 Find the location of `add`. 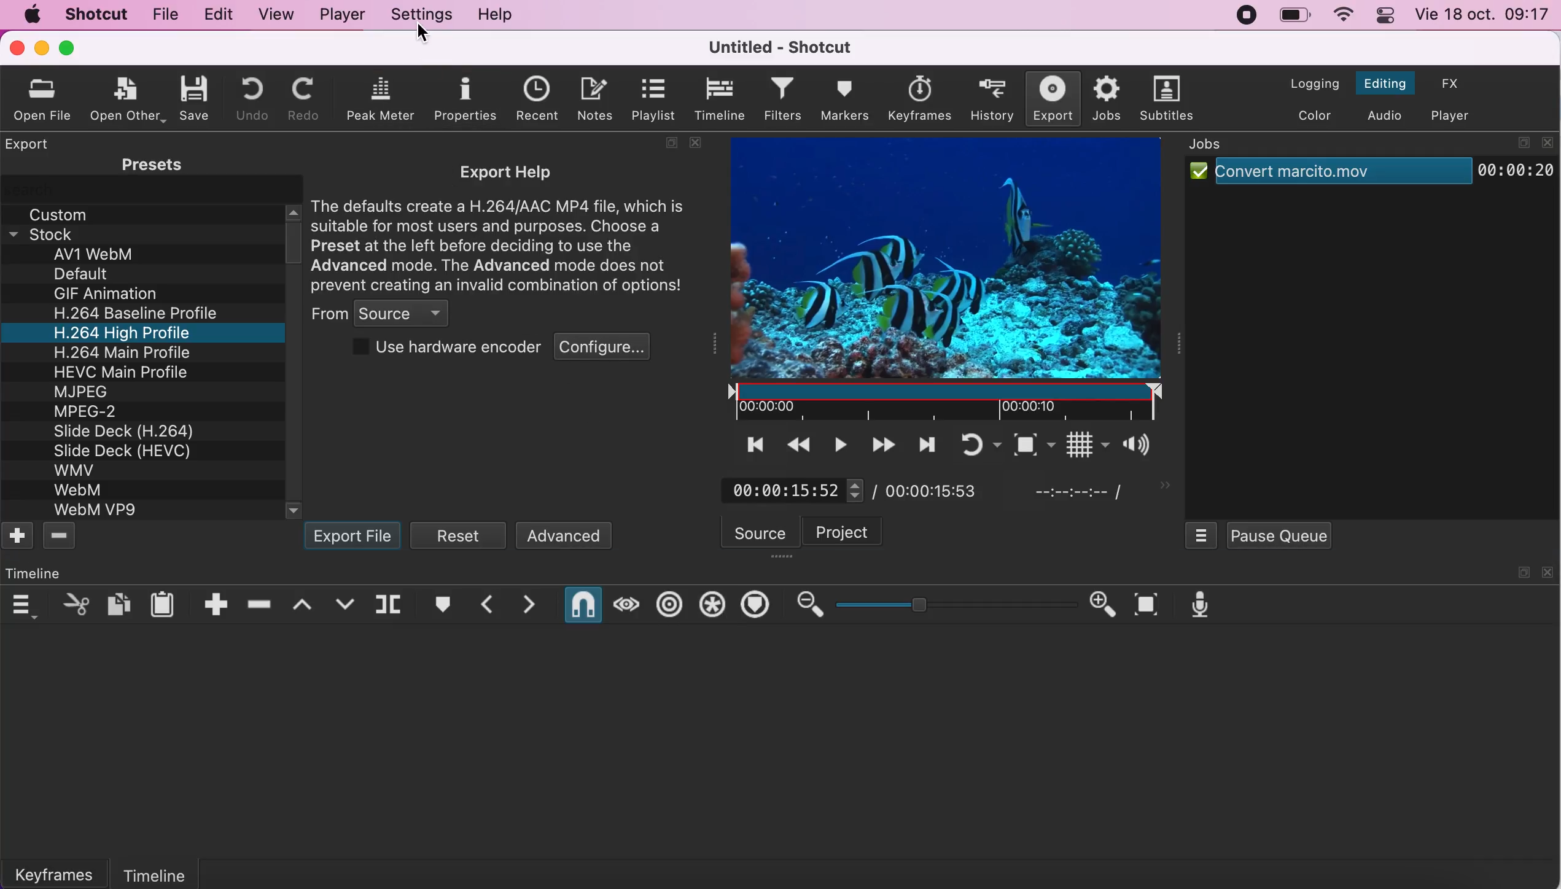

add is located at coordinates (18, 538).